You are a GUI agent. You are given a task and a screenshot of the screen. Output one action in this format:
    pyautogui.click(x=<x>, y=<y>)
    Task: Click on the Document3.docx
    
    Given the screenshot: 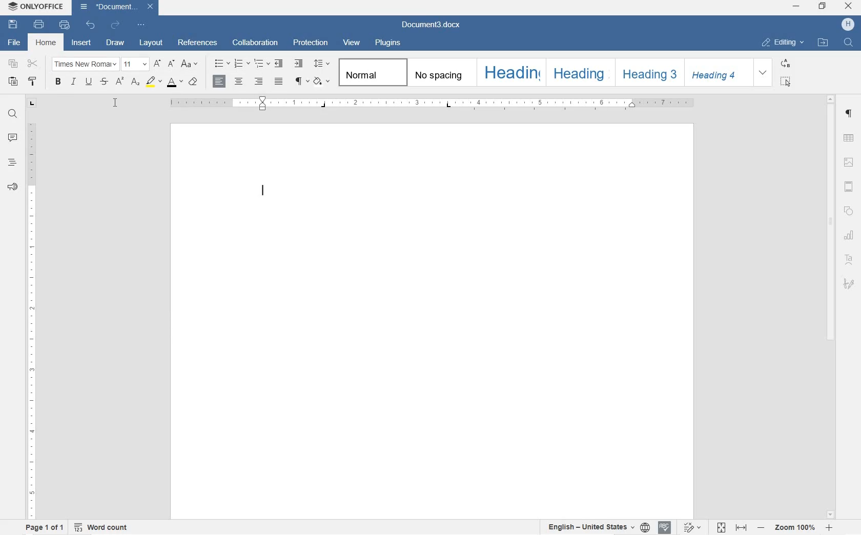 What is the action you would take?
    pyautogui.click(x=118, y=7)
    